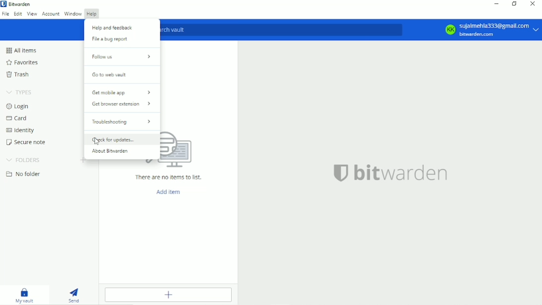  I want to click on Account, so click(51, 14).